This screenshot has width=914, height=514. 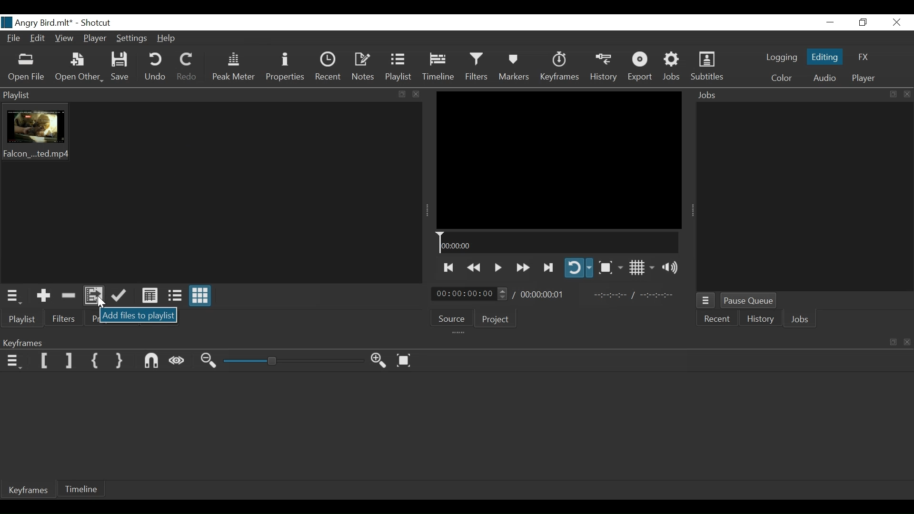 What do you see at coordinates (542, 294) in the screenshot?
I see `Total Duration` at bounding box center [542, 294].